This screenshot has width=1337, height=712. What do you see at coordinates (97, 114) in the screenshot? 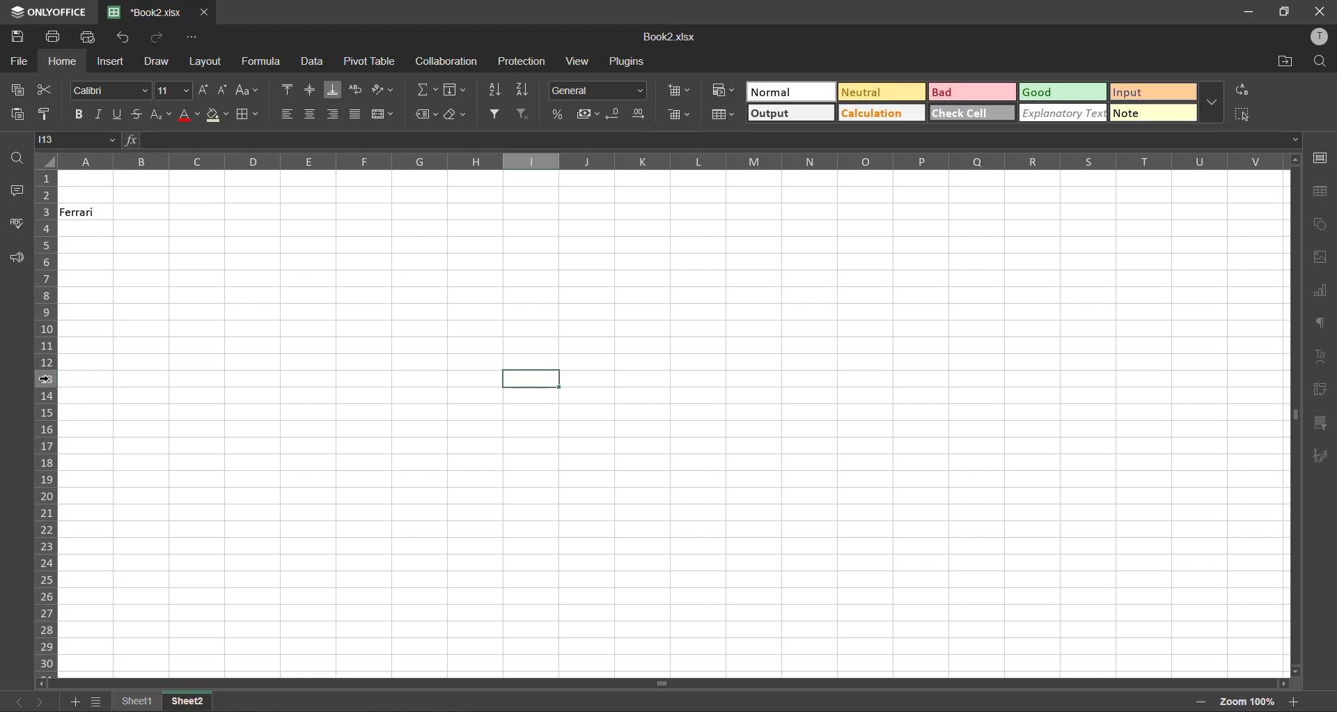
I see `italic` at bounding box center [97, 114].